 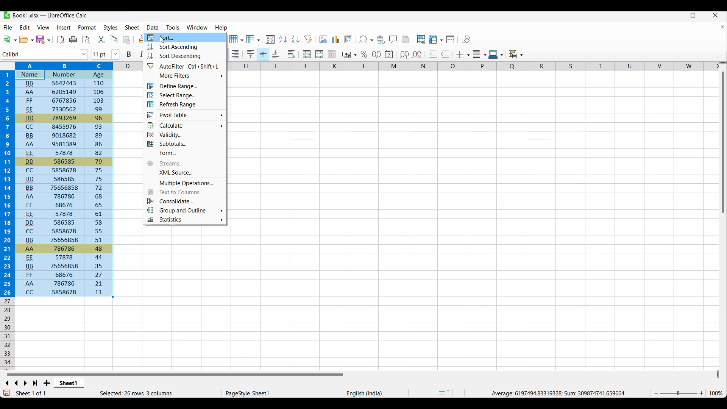 I want to click on Insert hyperlink, so click(x=381, y=40).